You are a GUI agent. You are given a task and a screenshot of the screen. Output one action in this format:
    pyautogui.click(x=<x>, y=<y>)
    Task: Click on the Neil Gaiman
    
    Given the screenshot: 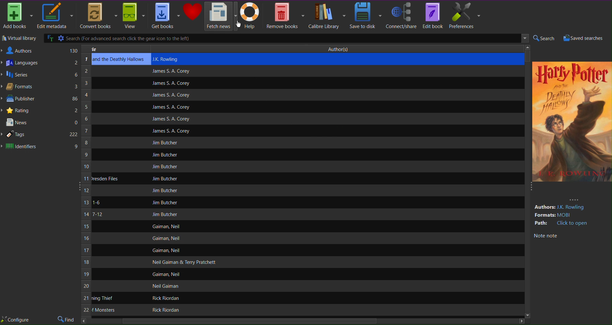 What is the action you would take?
    pyautogui.click(x=167, y=286)
    